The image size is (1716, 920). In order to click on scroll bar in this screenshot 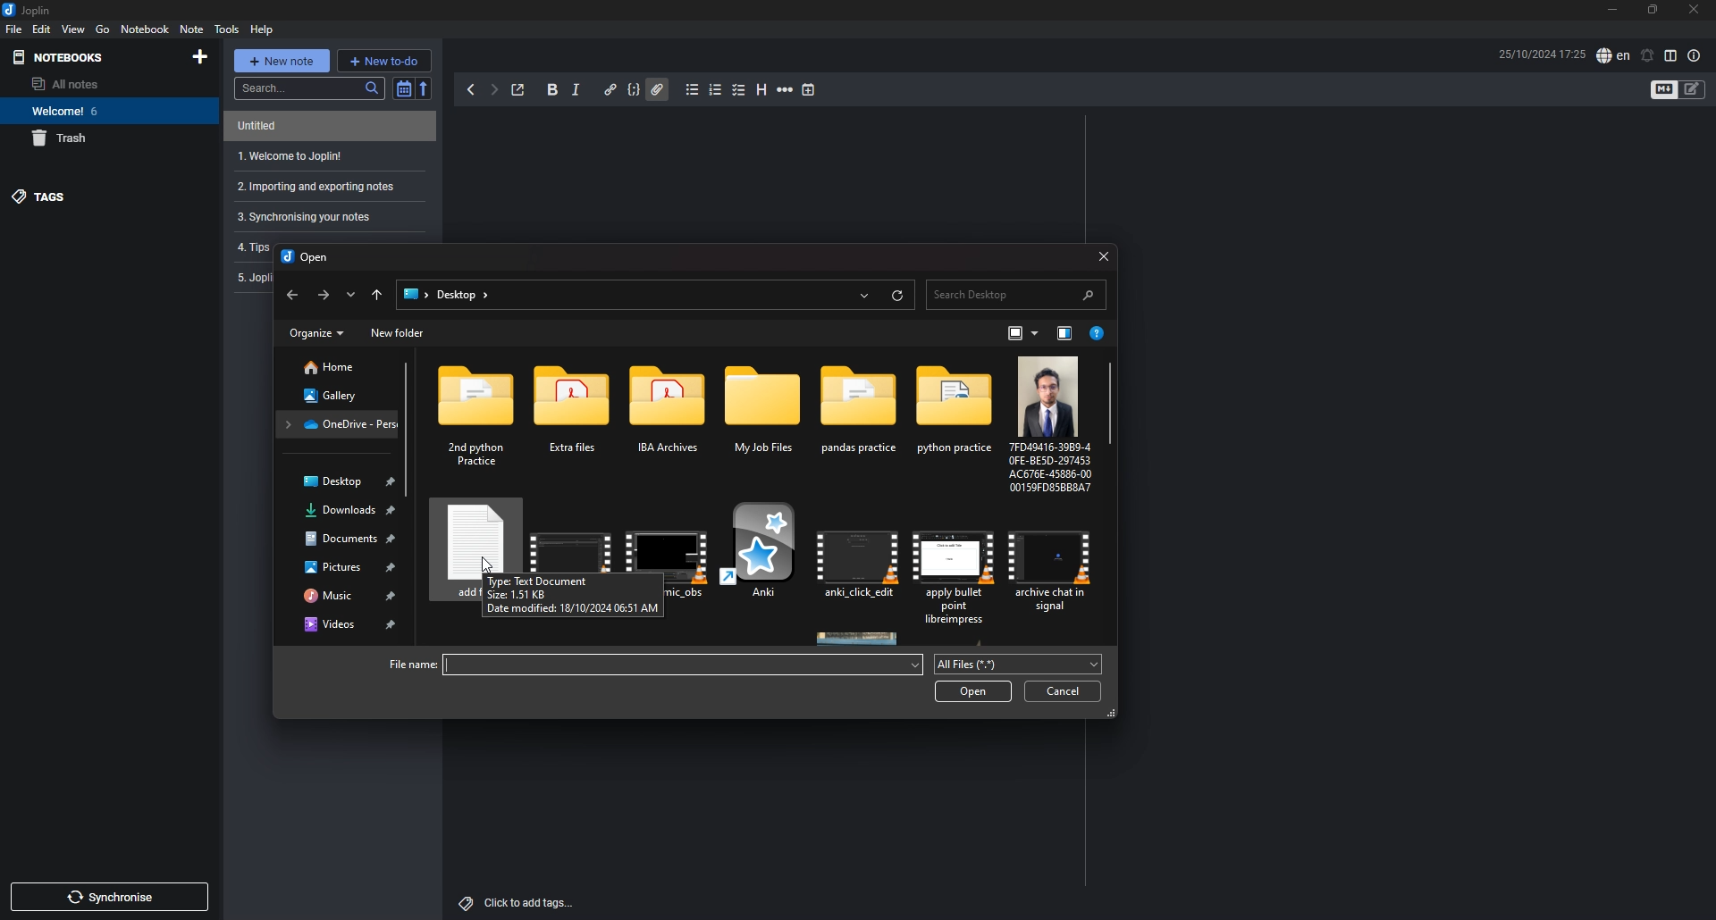, I will do `click(408, 430)`.